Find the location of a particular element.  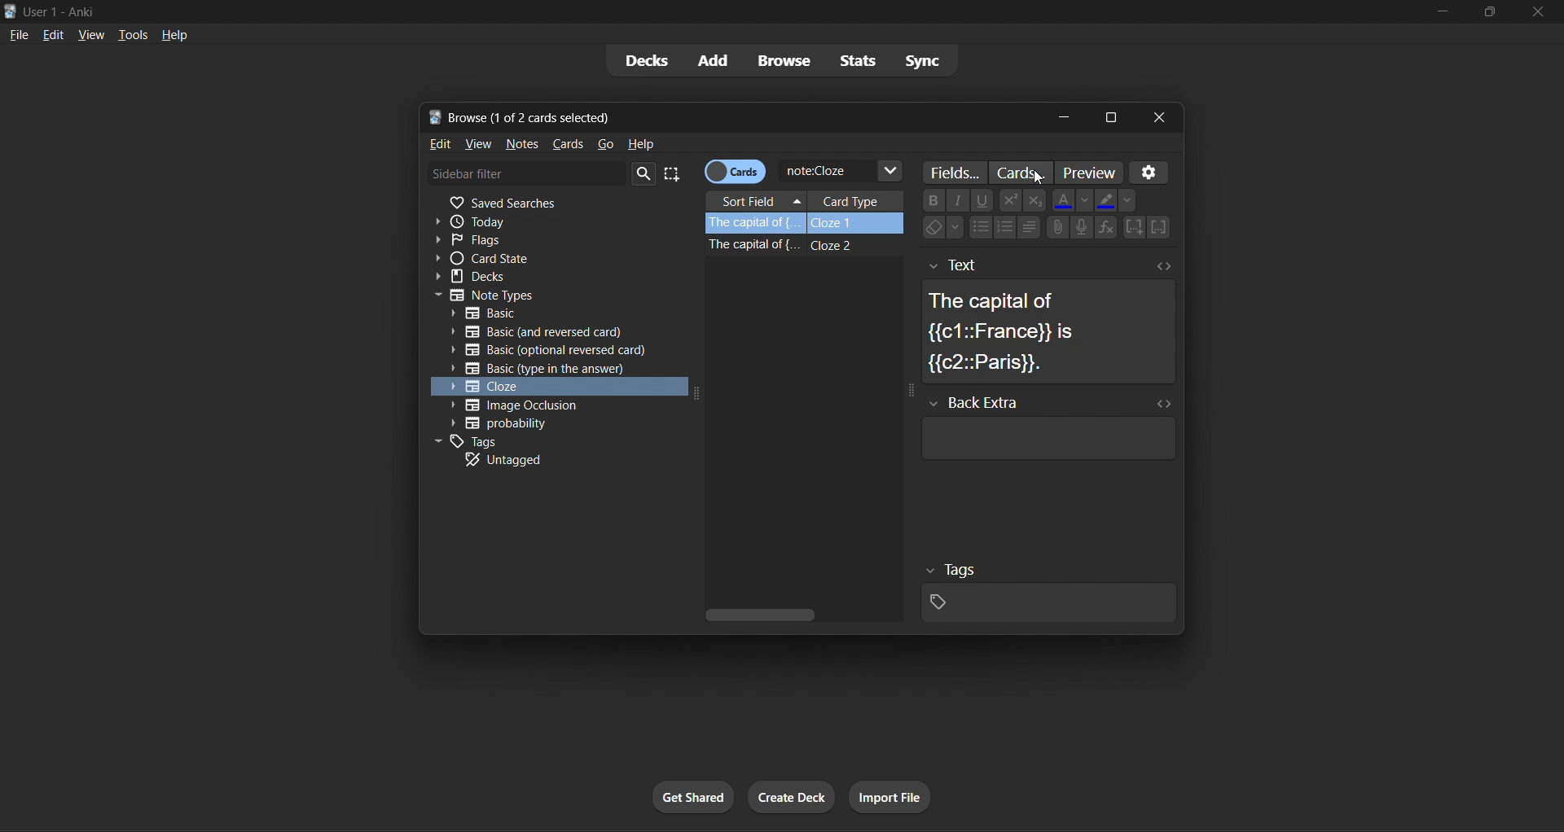

card text styling  is located at coordinates (1038, 216).